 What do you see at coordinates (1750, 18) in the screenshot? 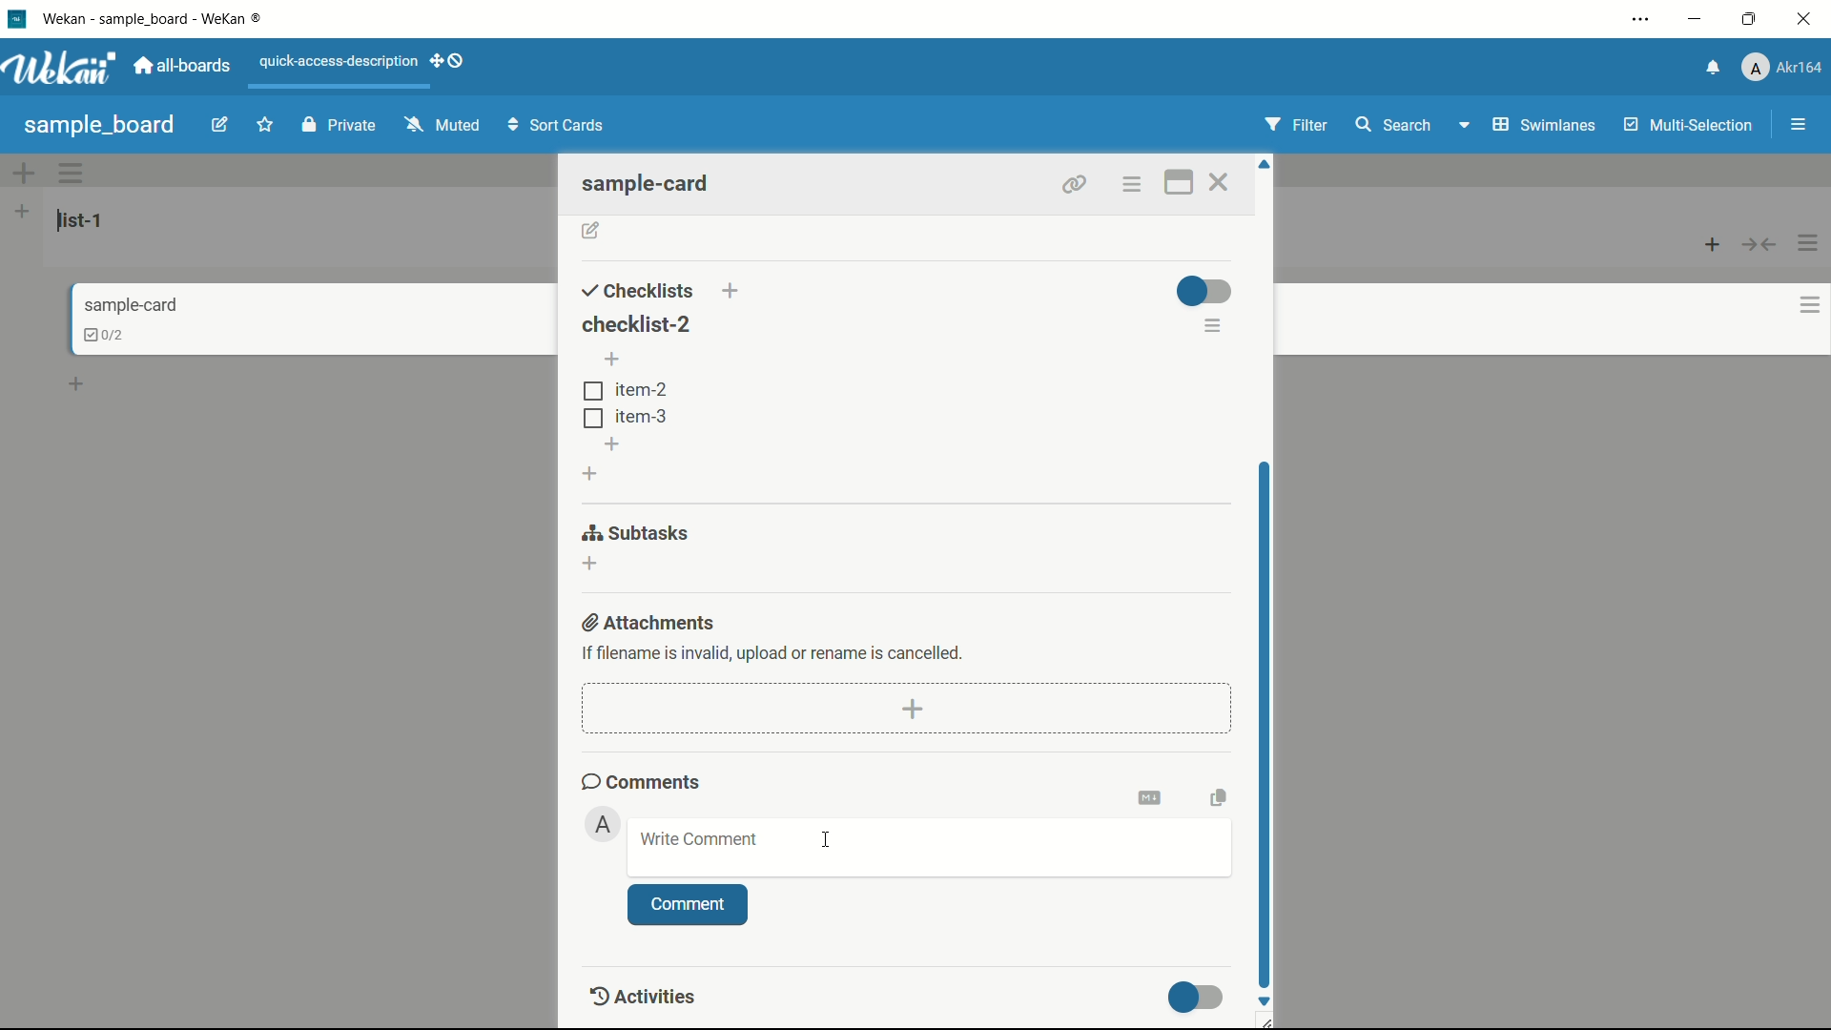
I see `maximize` at bounding box center [1750, 18].